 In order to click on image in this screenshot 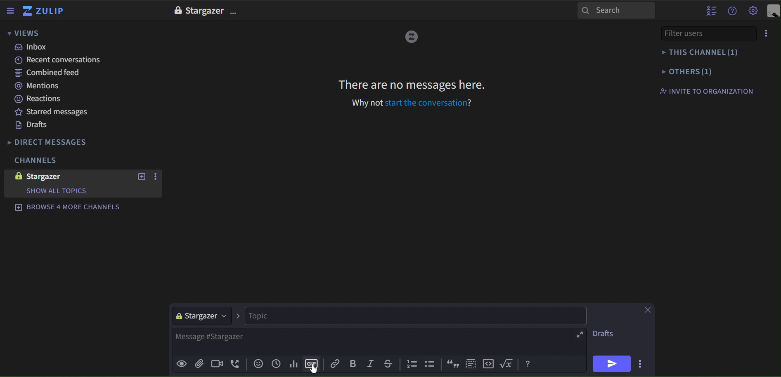, I will do `click(17, 176)`.